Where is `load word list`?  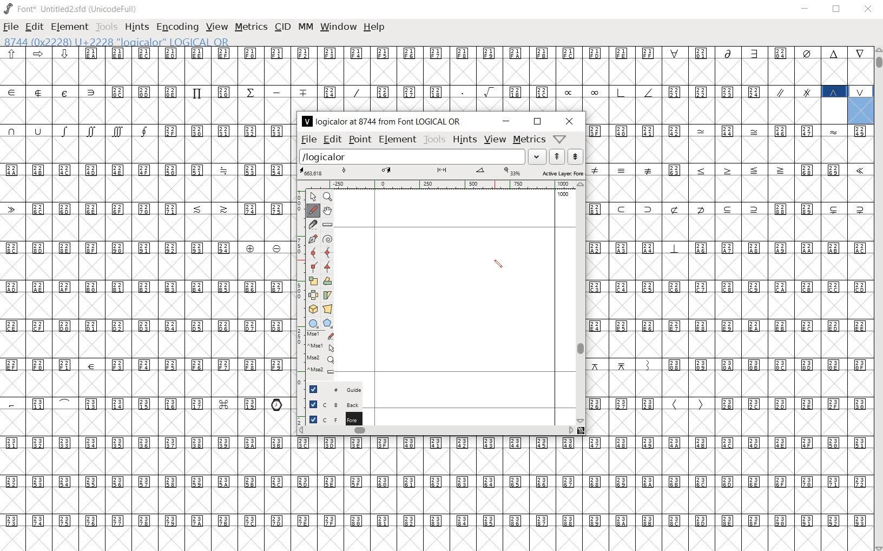 load word list is located at coordinates (423, 156).